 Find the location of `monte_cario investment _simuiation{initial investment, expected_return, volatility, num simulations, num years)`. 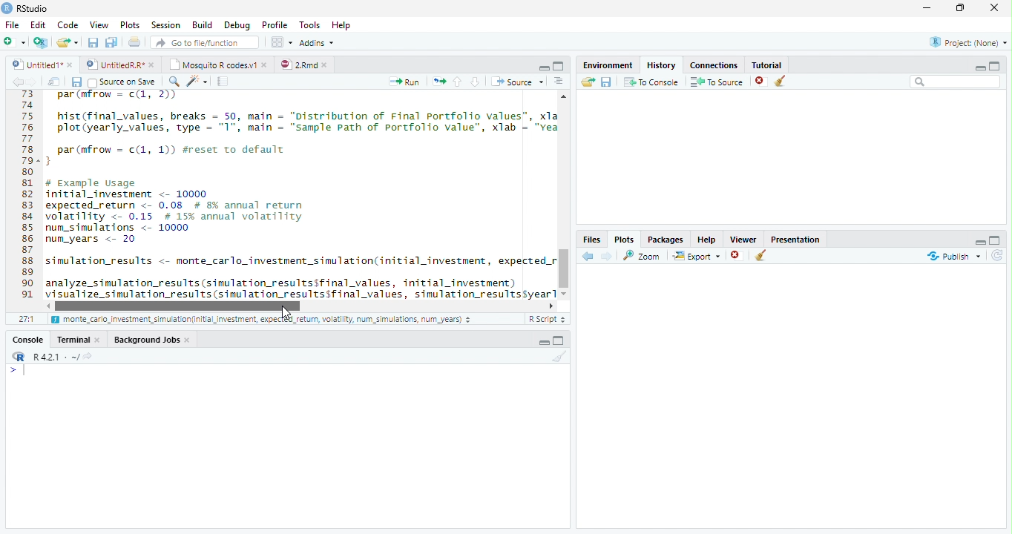

monte_cario investment _simuiation{initial investment, expected_return, volatility, num simulations, num years) is located at coordinates (263, 320).